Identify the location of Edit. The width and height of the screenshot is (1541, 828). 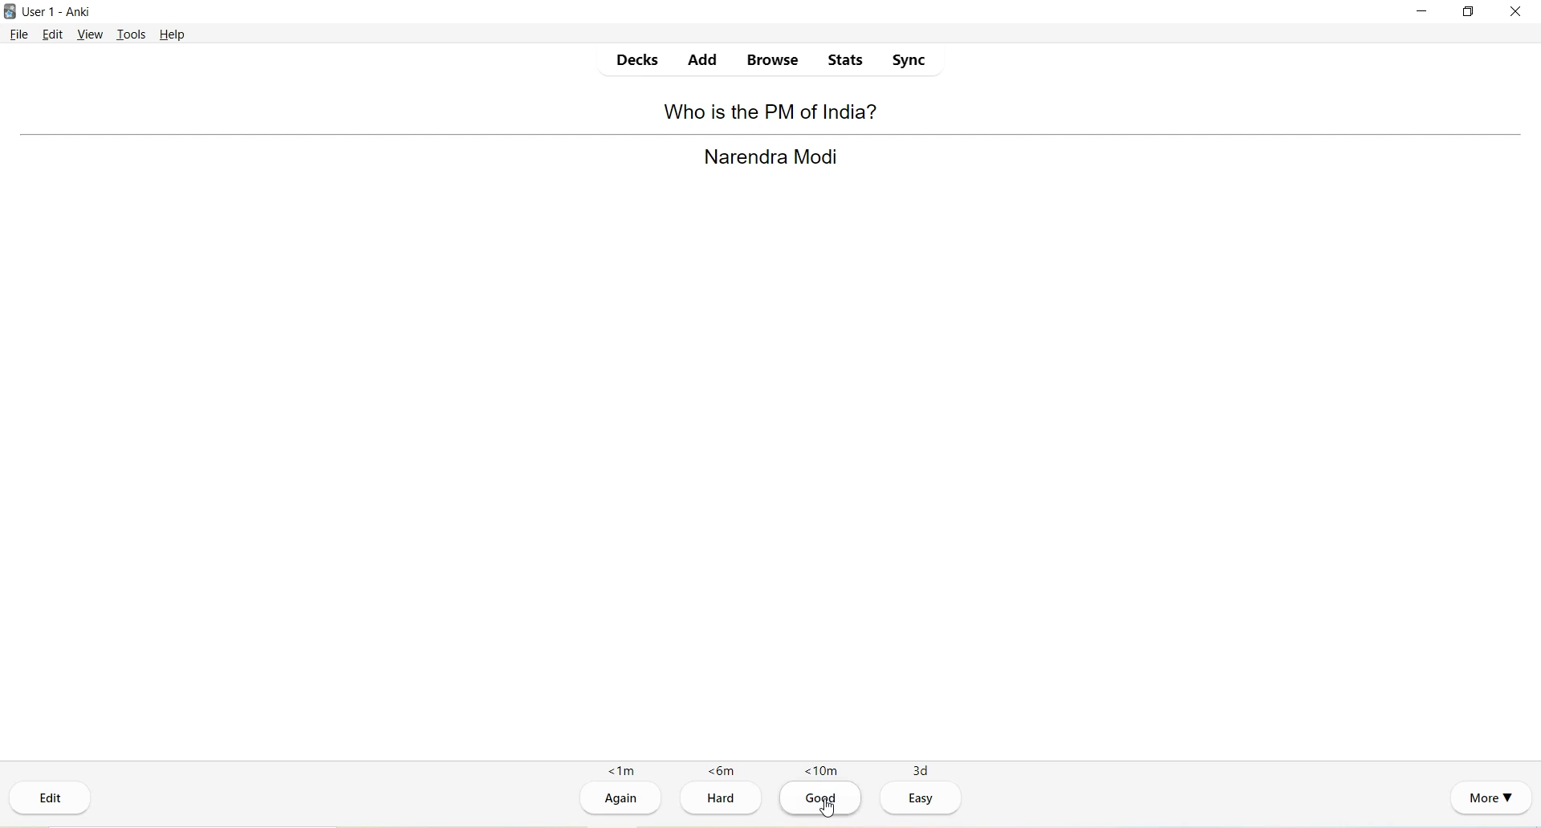
(55, 34).